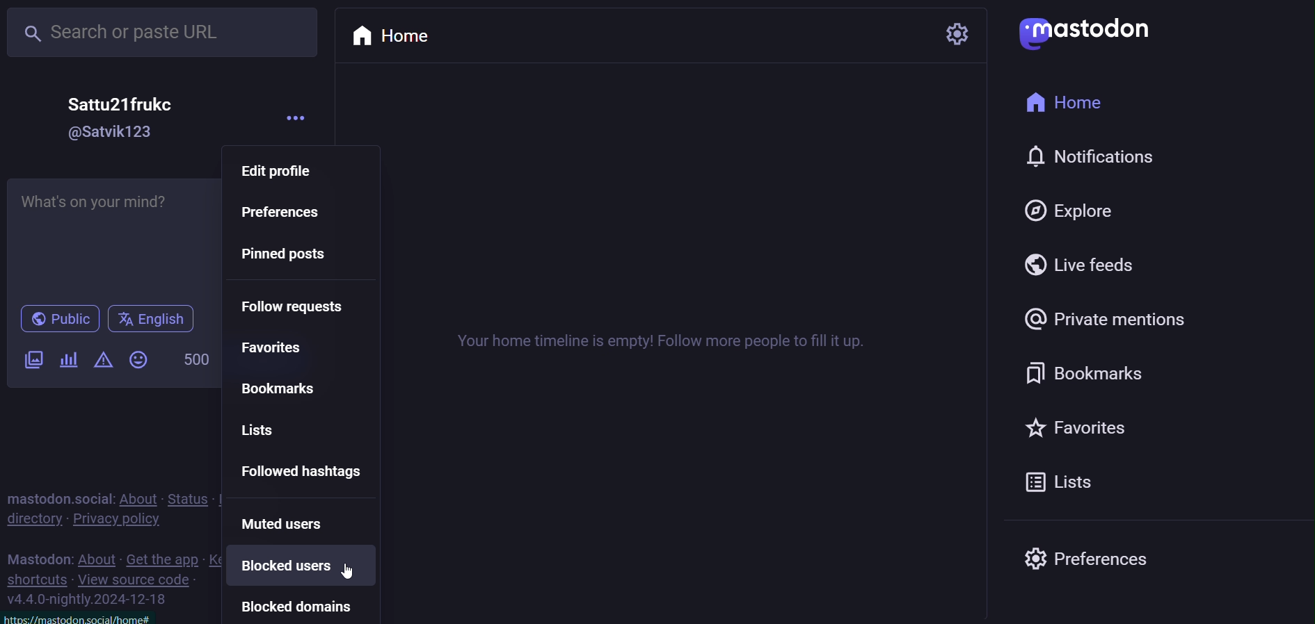  What do you see at coordinates (287, 213) in the screenshot?
I see `preferences` at bounding box center [287, 213].